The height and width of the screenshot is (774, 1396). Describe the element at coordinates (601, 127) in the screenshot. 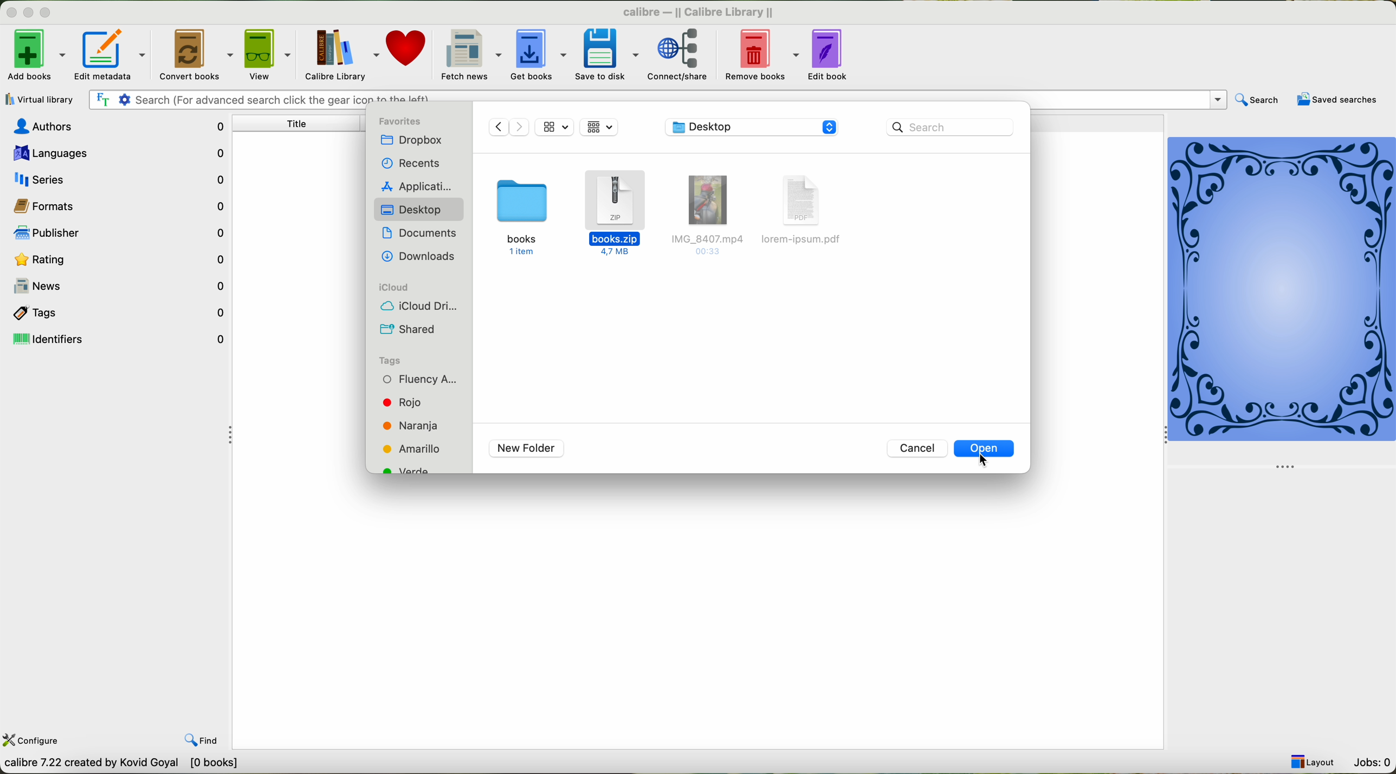

I see `icon` at that location.